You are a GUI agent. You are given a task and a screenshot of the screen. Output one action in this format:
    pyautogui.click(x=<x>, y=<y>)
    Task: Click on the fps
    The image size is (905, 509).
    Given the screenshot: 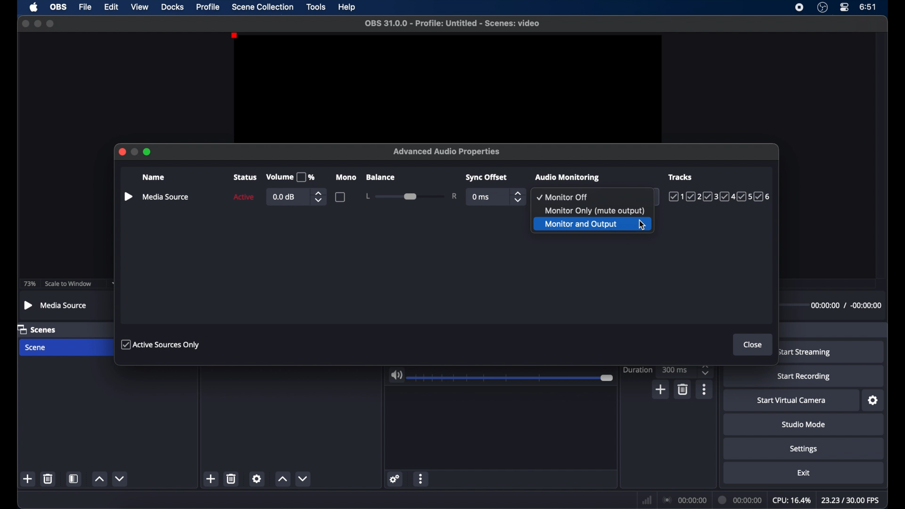 What is the action you would take?
    pyautogui.click(x=851, y=501)
    